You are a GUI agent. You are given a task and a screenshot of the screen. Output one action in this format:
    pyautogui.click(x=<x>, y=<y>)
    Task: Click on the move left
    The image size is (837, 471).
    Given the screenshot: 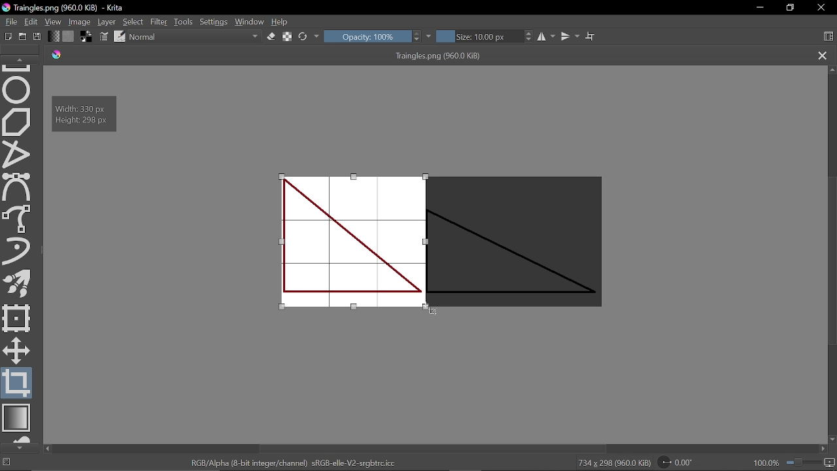 What is the action you would take?
    pyautogui.click(x=47, y=449)
    